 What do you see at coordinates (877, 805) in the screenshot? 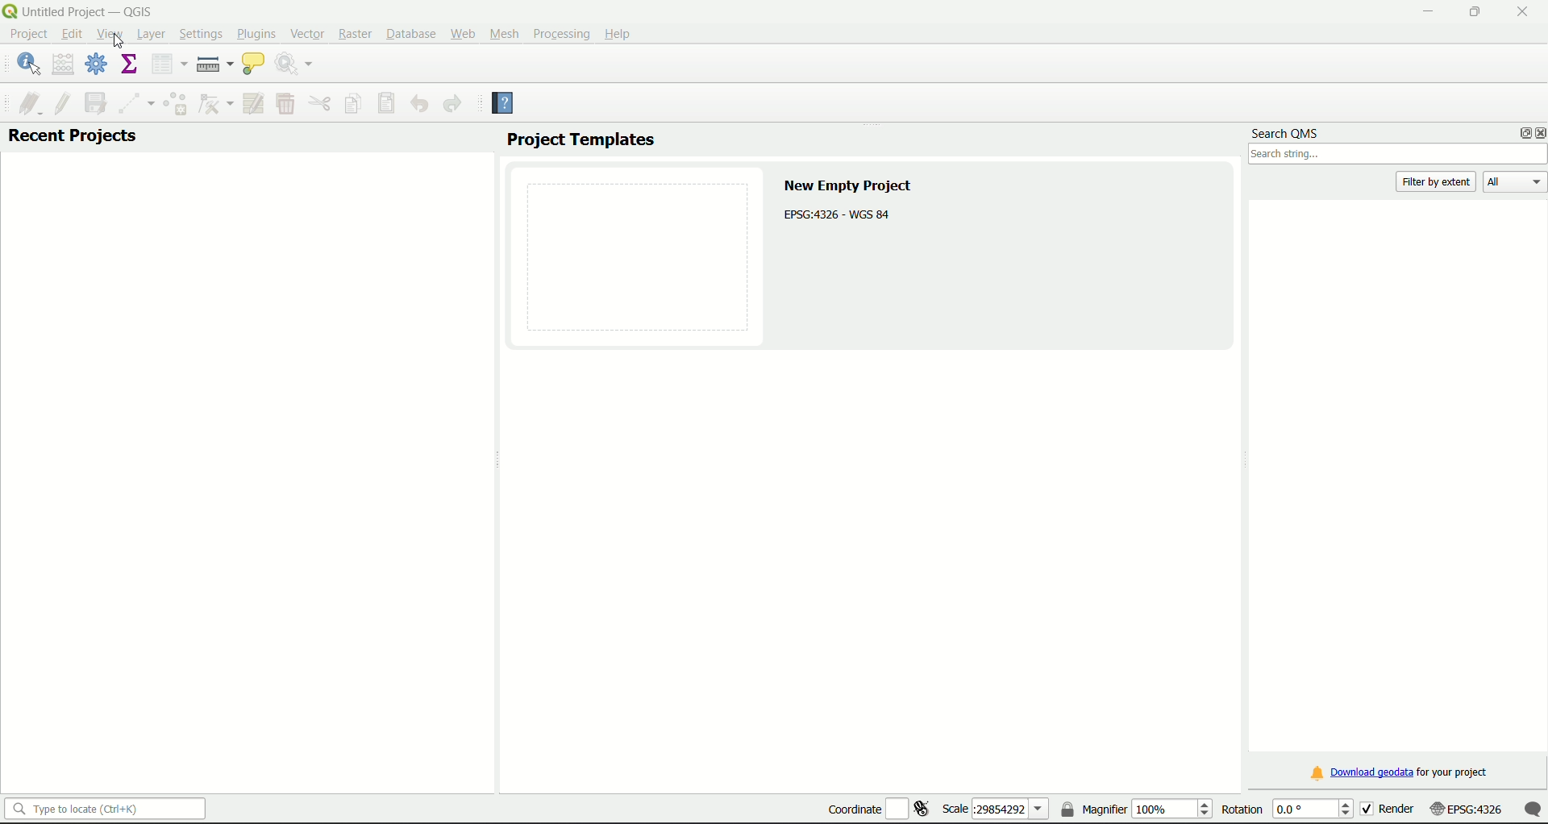
I see `coordinate` at bounding box center [877, 805].